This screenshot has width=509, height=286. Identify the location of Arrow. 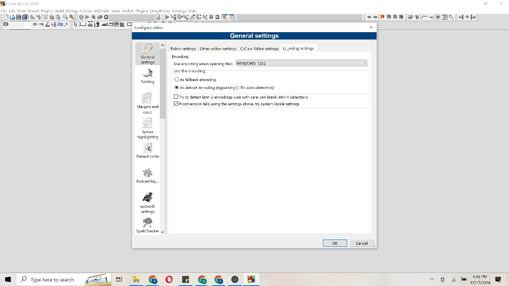
(75, 25).